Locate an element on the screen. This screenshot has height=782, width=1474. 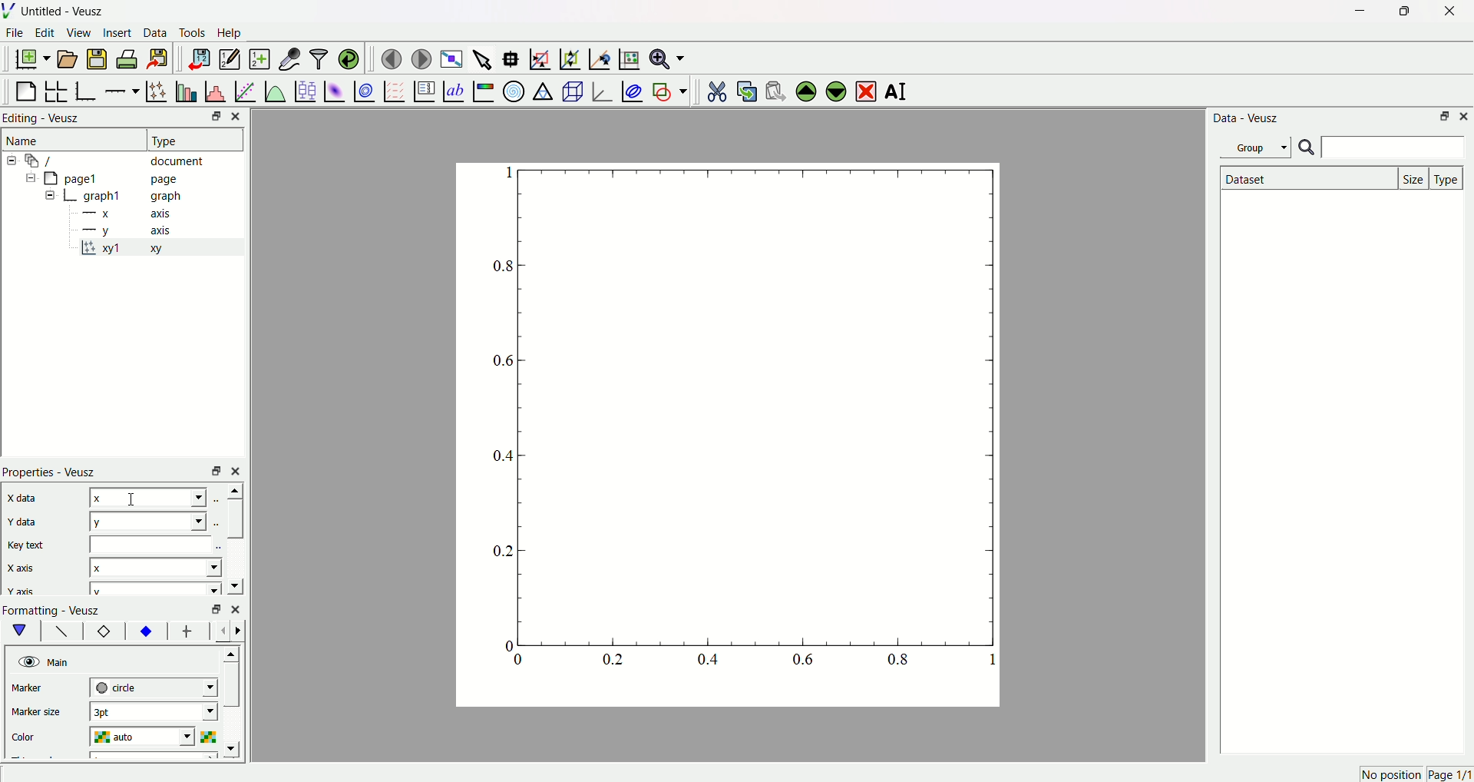
x is located at coordinates (149, 498).